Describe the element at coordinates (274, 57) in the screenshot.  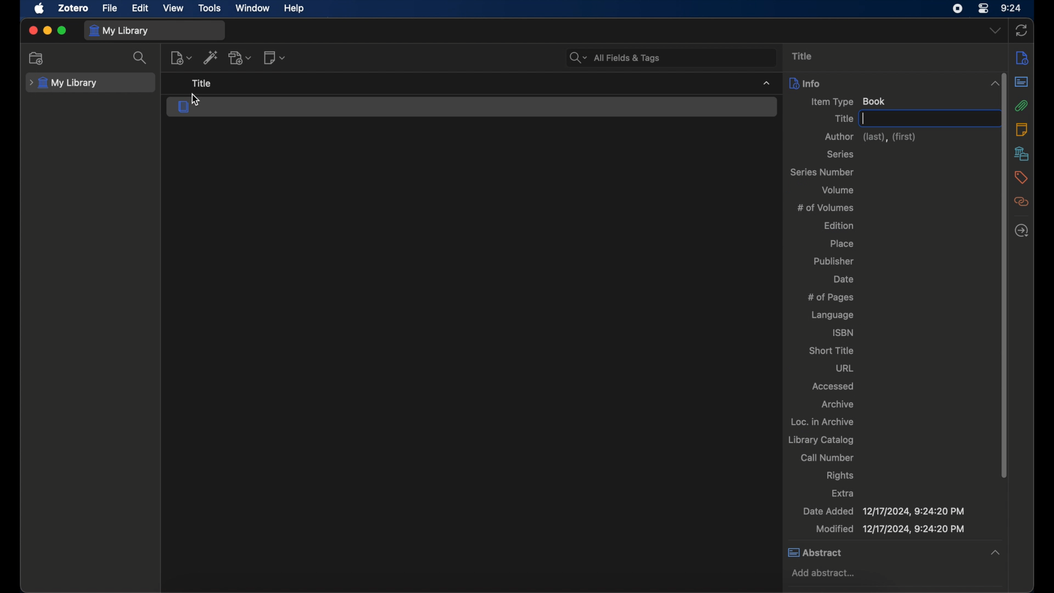
I see `new note` at that location.